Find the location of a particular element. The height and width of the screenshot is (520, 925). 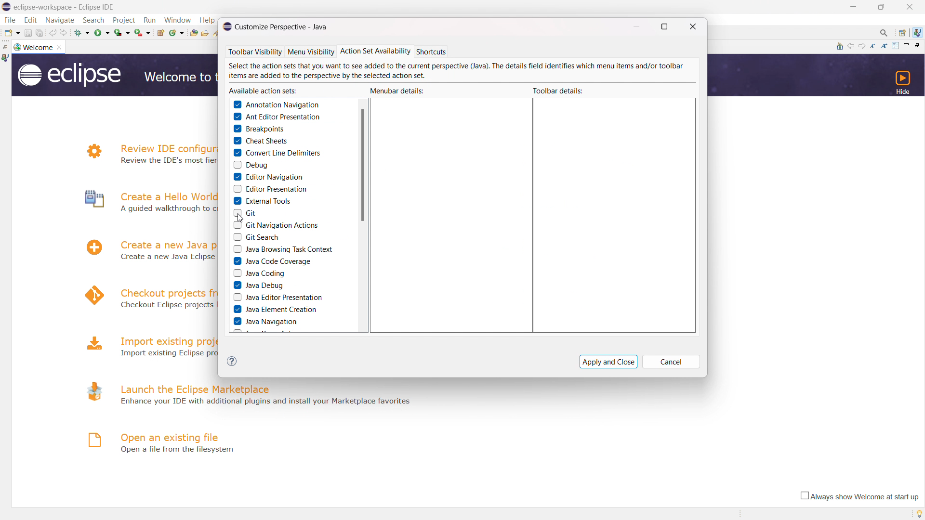

© Customize Perspective - Java is located at coordinates (280, 26).